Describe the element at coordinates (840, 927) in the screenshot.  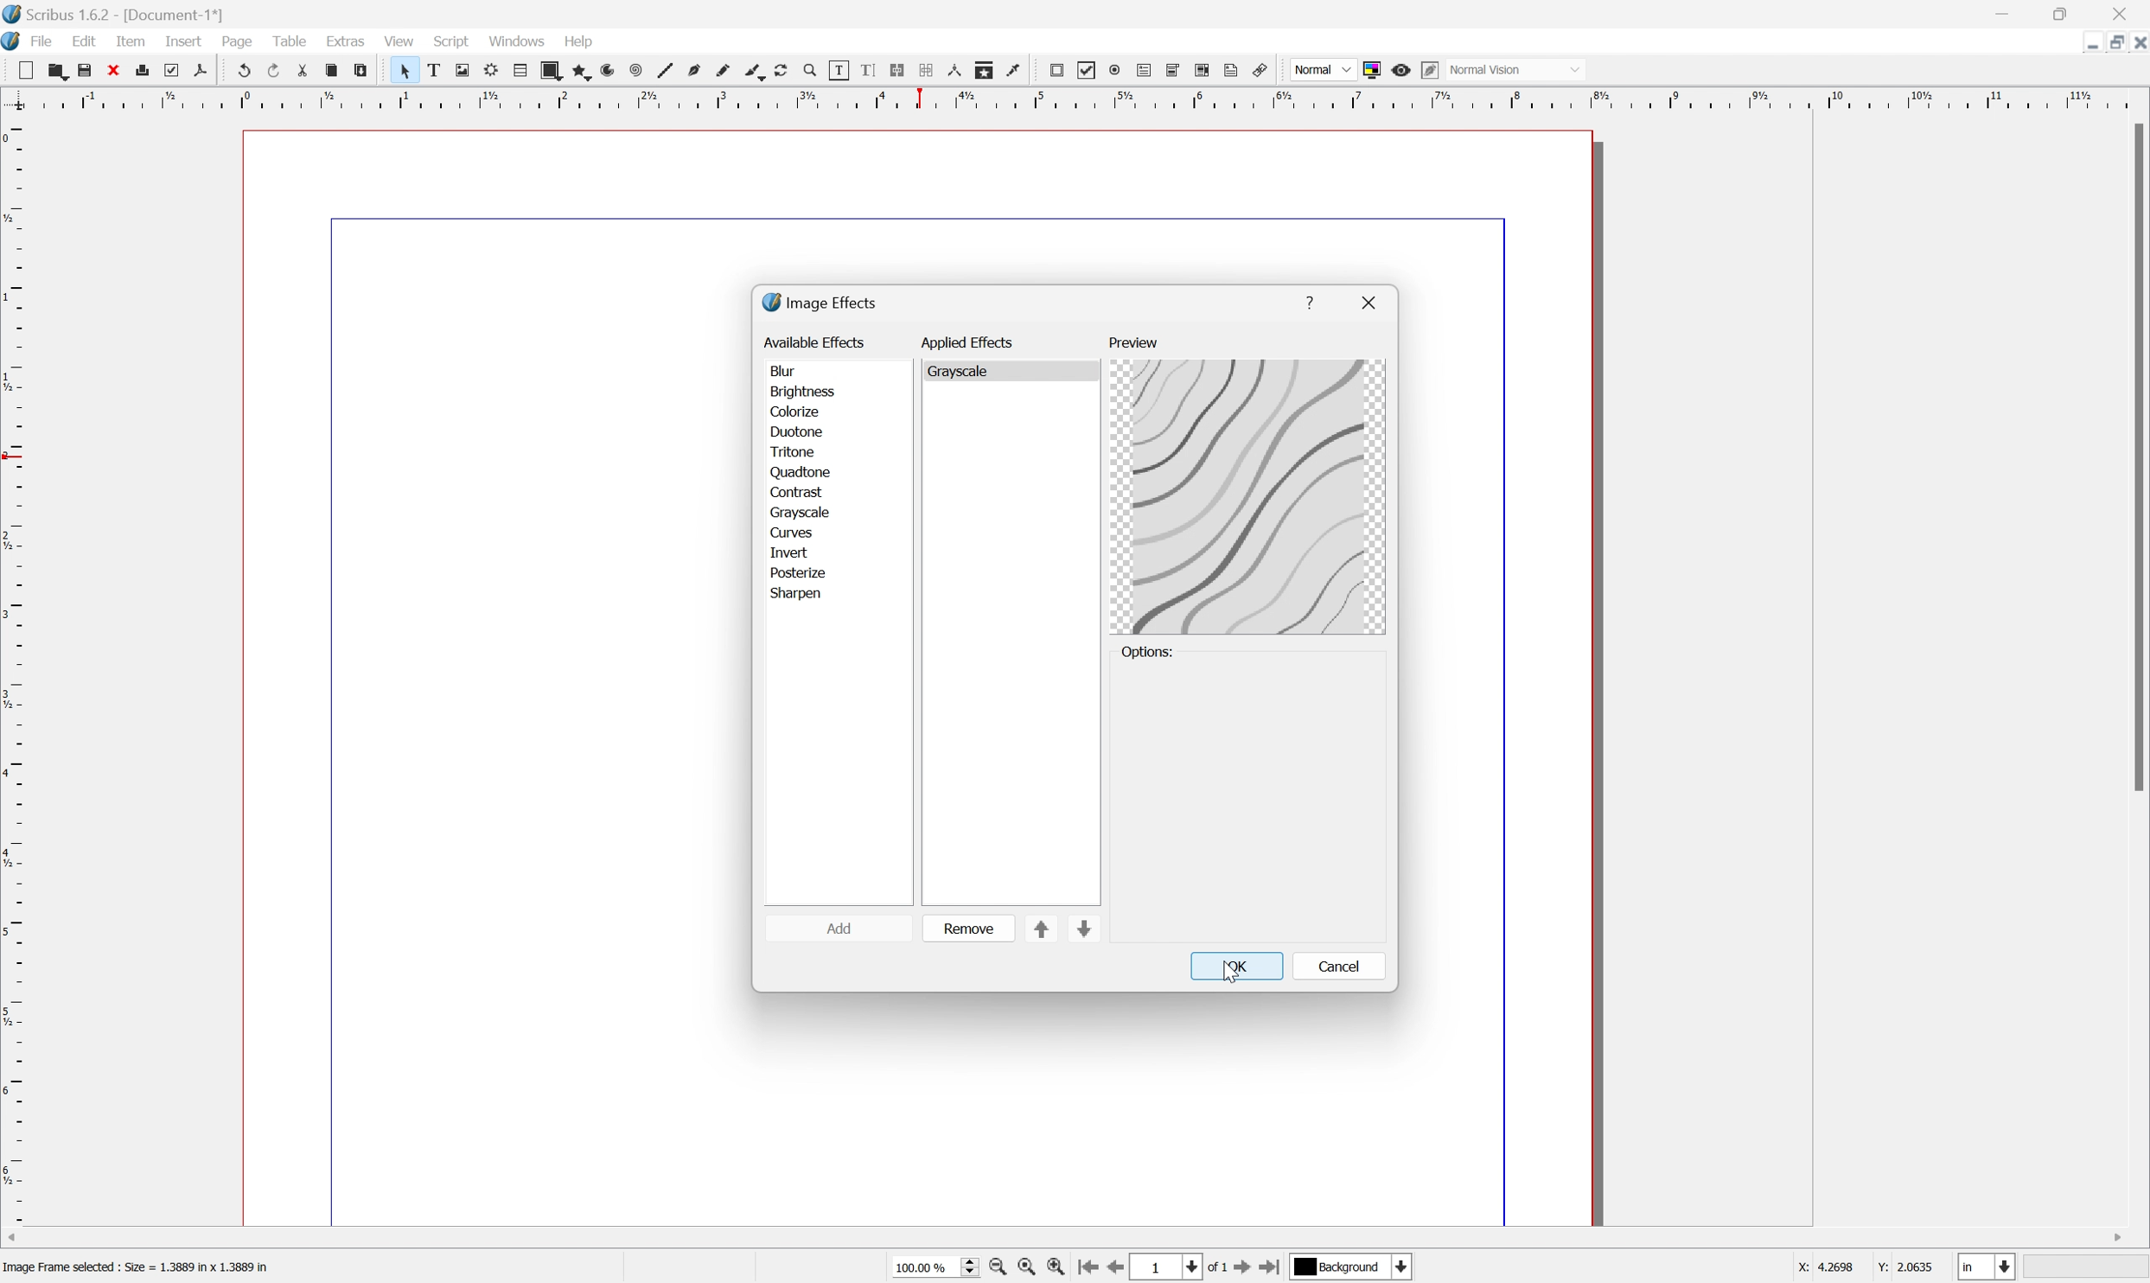
I see `add` at that location.